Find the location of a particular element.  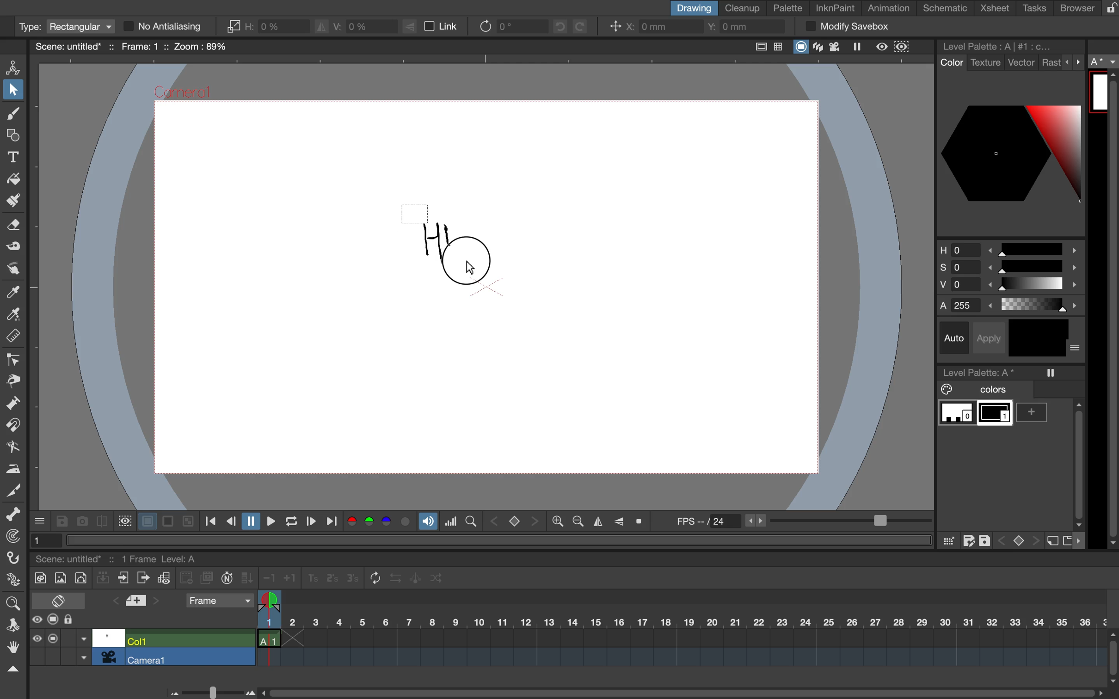

first frame is located at coordinates (211, 522).